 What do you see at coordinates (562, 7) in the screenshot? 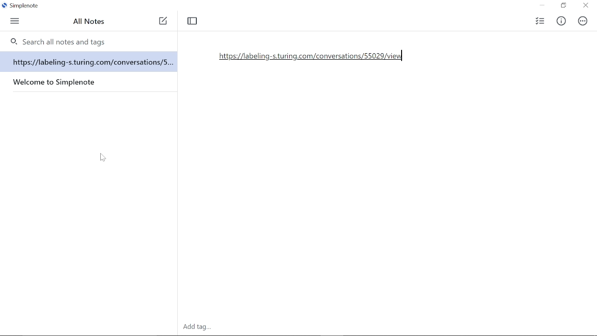
I see `Restore down` at bounding box center [562, 7].